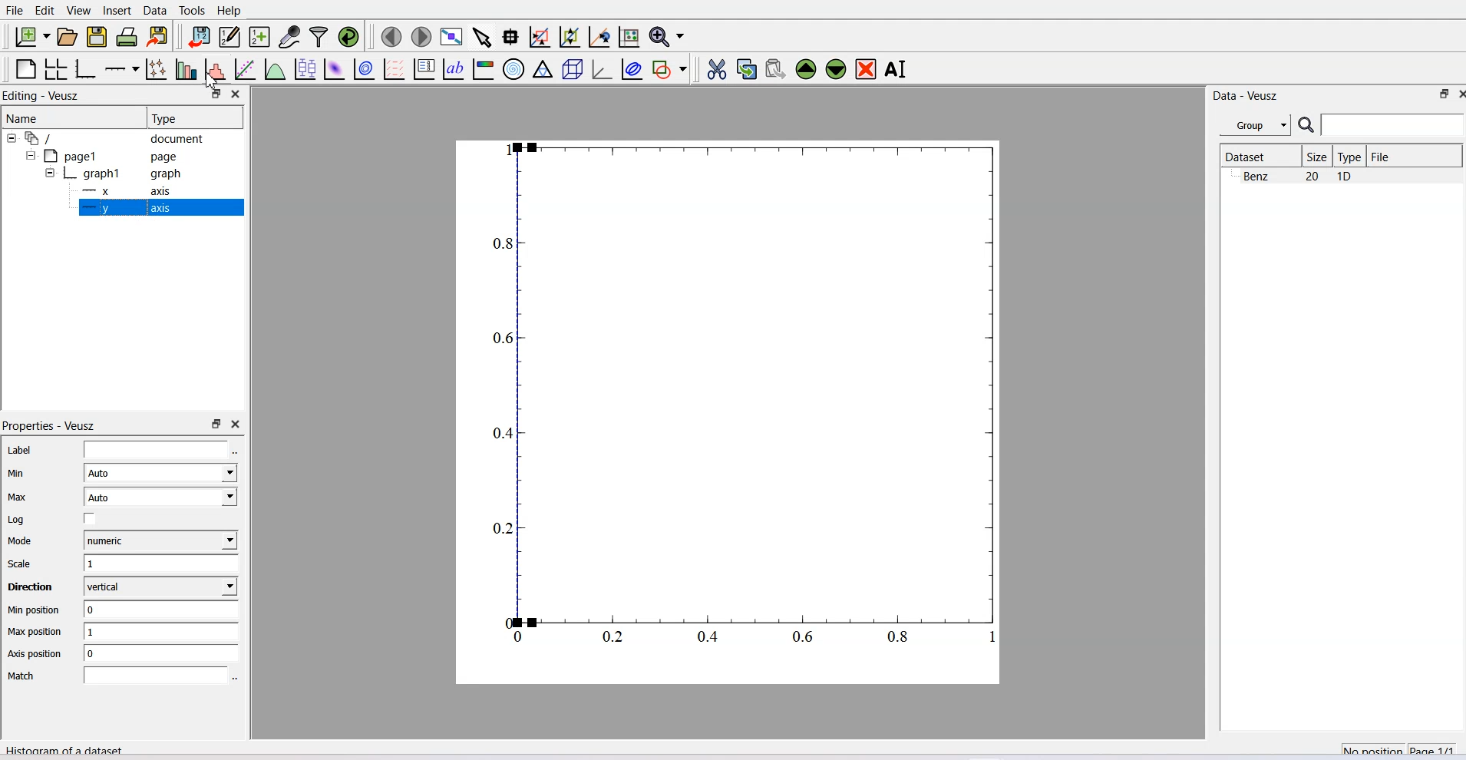 This screenshot has width=1466, height=760. Describe the element at coordinates (115, 137) in the screenshot. I see `Document` at that location.